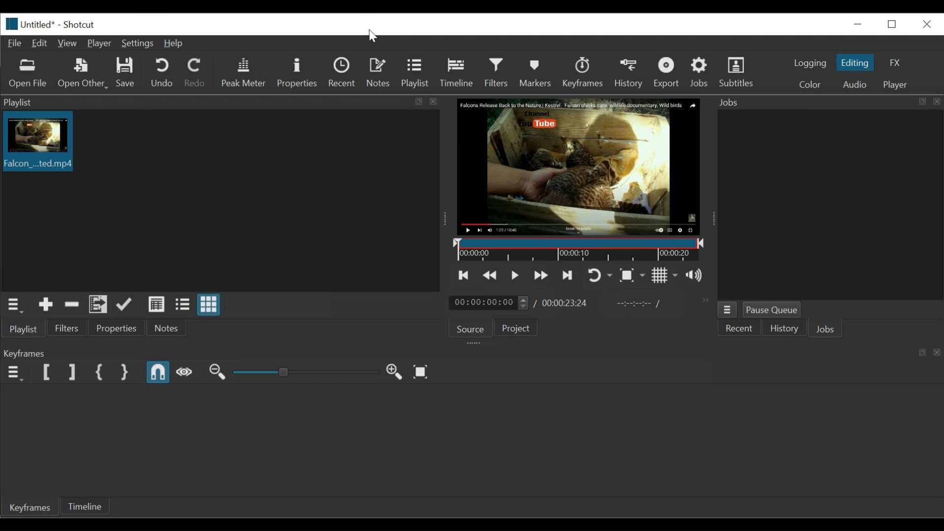  I want to click on Properties, so click(119, 329).